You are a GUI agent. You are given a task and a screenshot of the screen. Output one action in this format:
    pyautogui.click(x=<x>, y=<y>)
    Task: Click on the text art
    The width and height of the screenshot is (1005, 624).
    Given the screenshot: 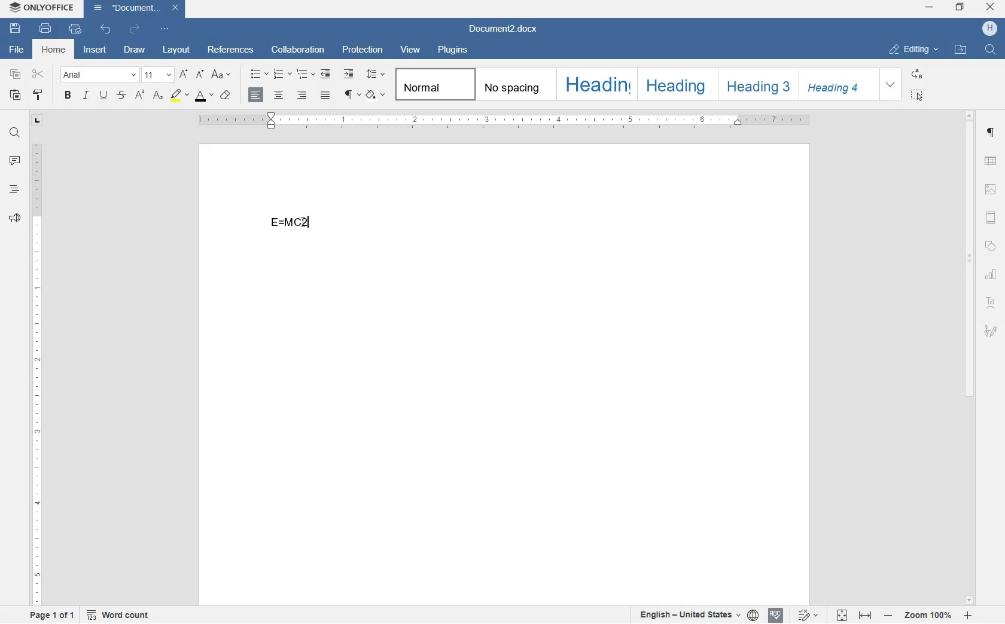 What is the action you would take?
    pyautogui.click(x=992, y=304)
    